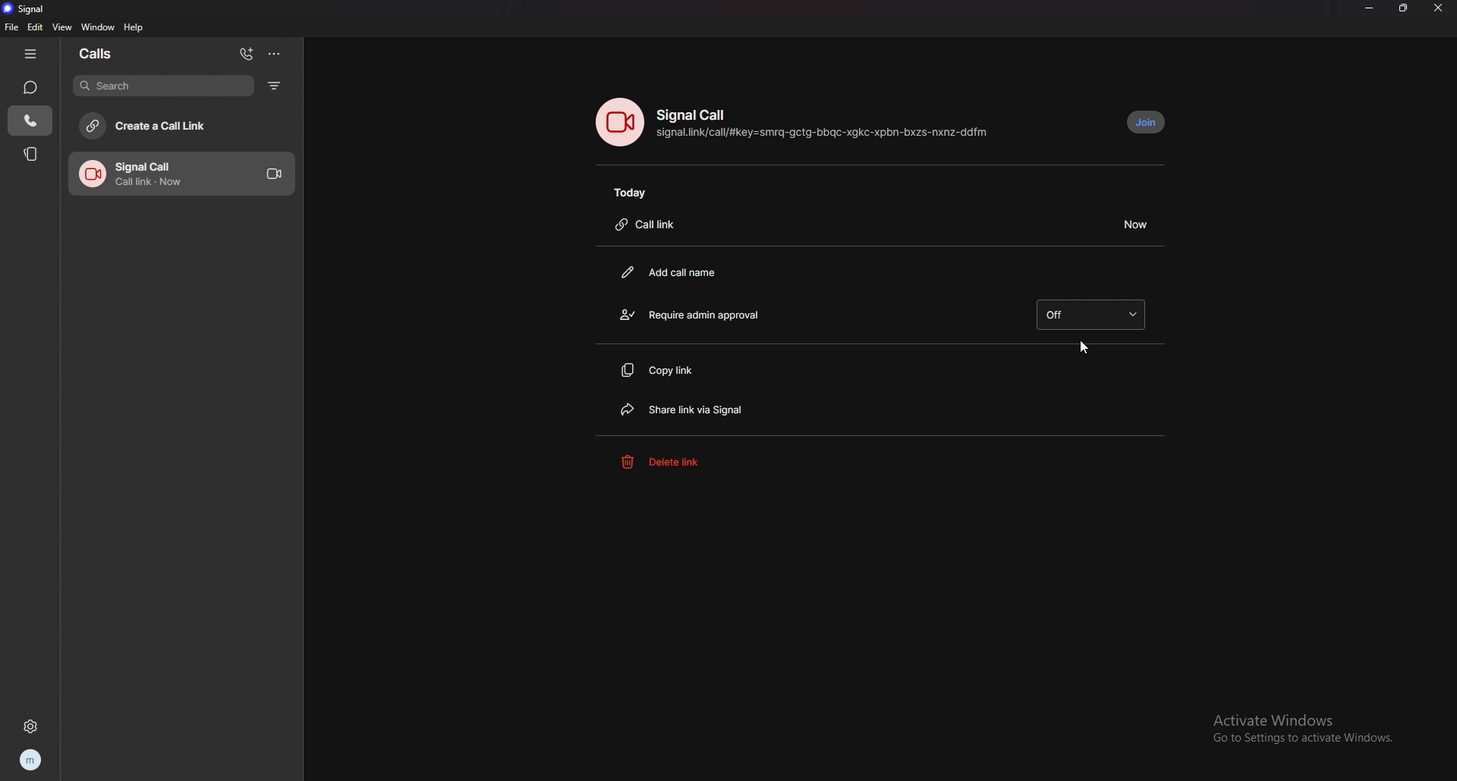  Describe the element at coordinates (273, 54) in the screenshot. I see `options` at that location.